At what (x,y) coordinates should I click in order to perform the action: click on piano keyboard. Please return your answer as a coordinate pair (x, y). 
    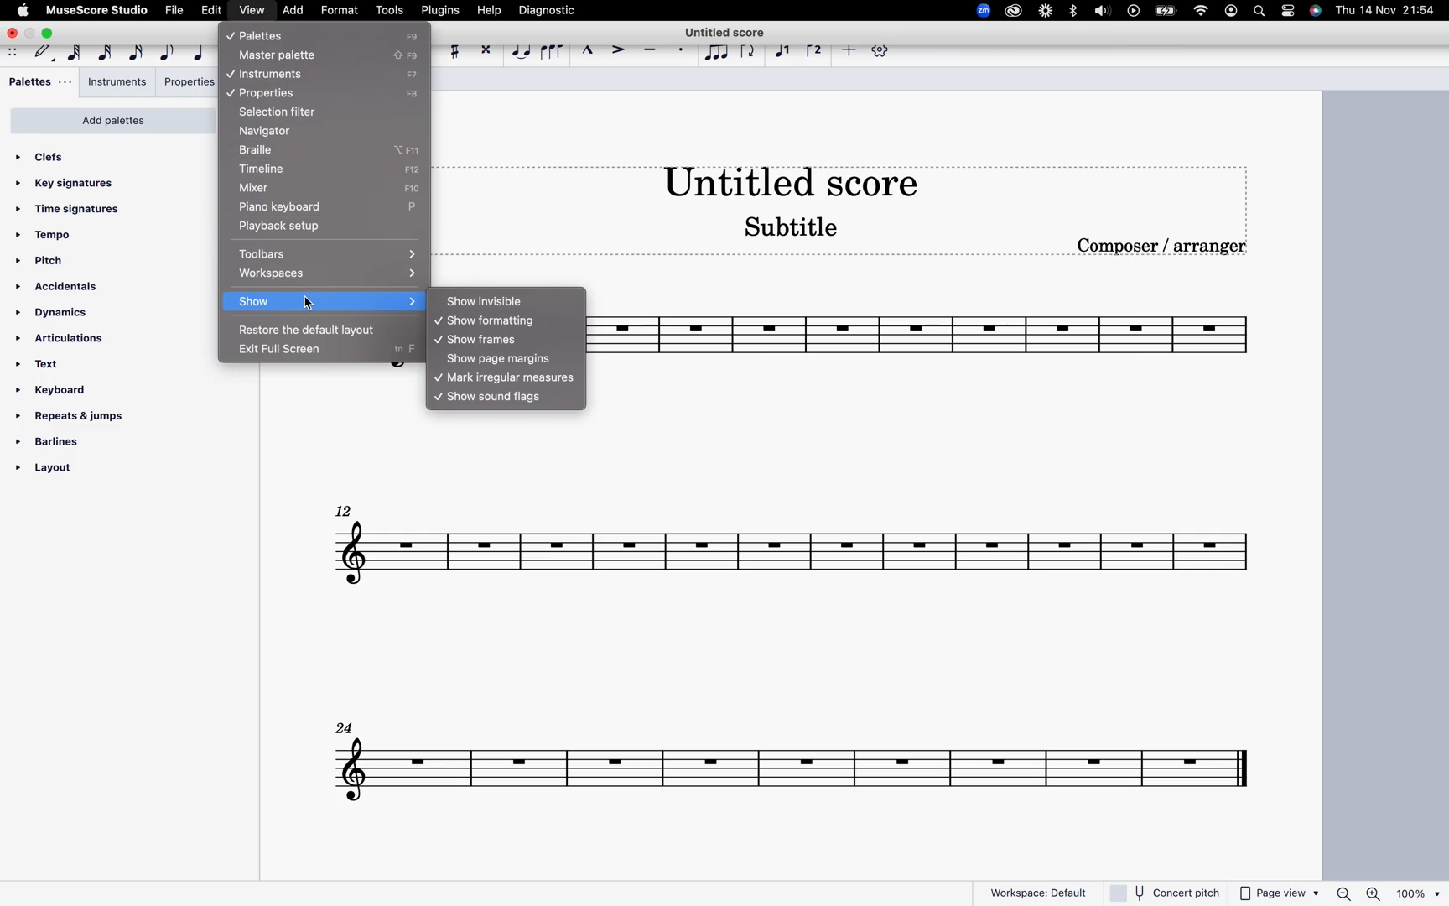
    Looking at the image, I should click on (302, 206).